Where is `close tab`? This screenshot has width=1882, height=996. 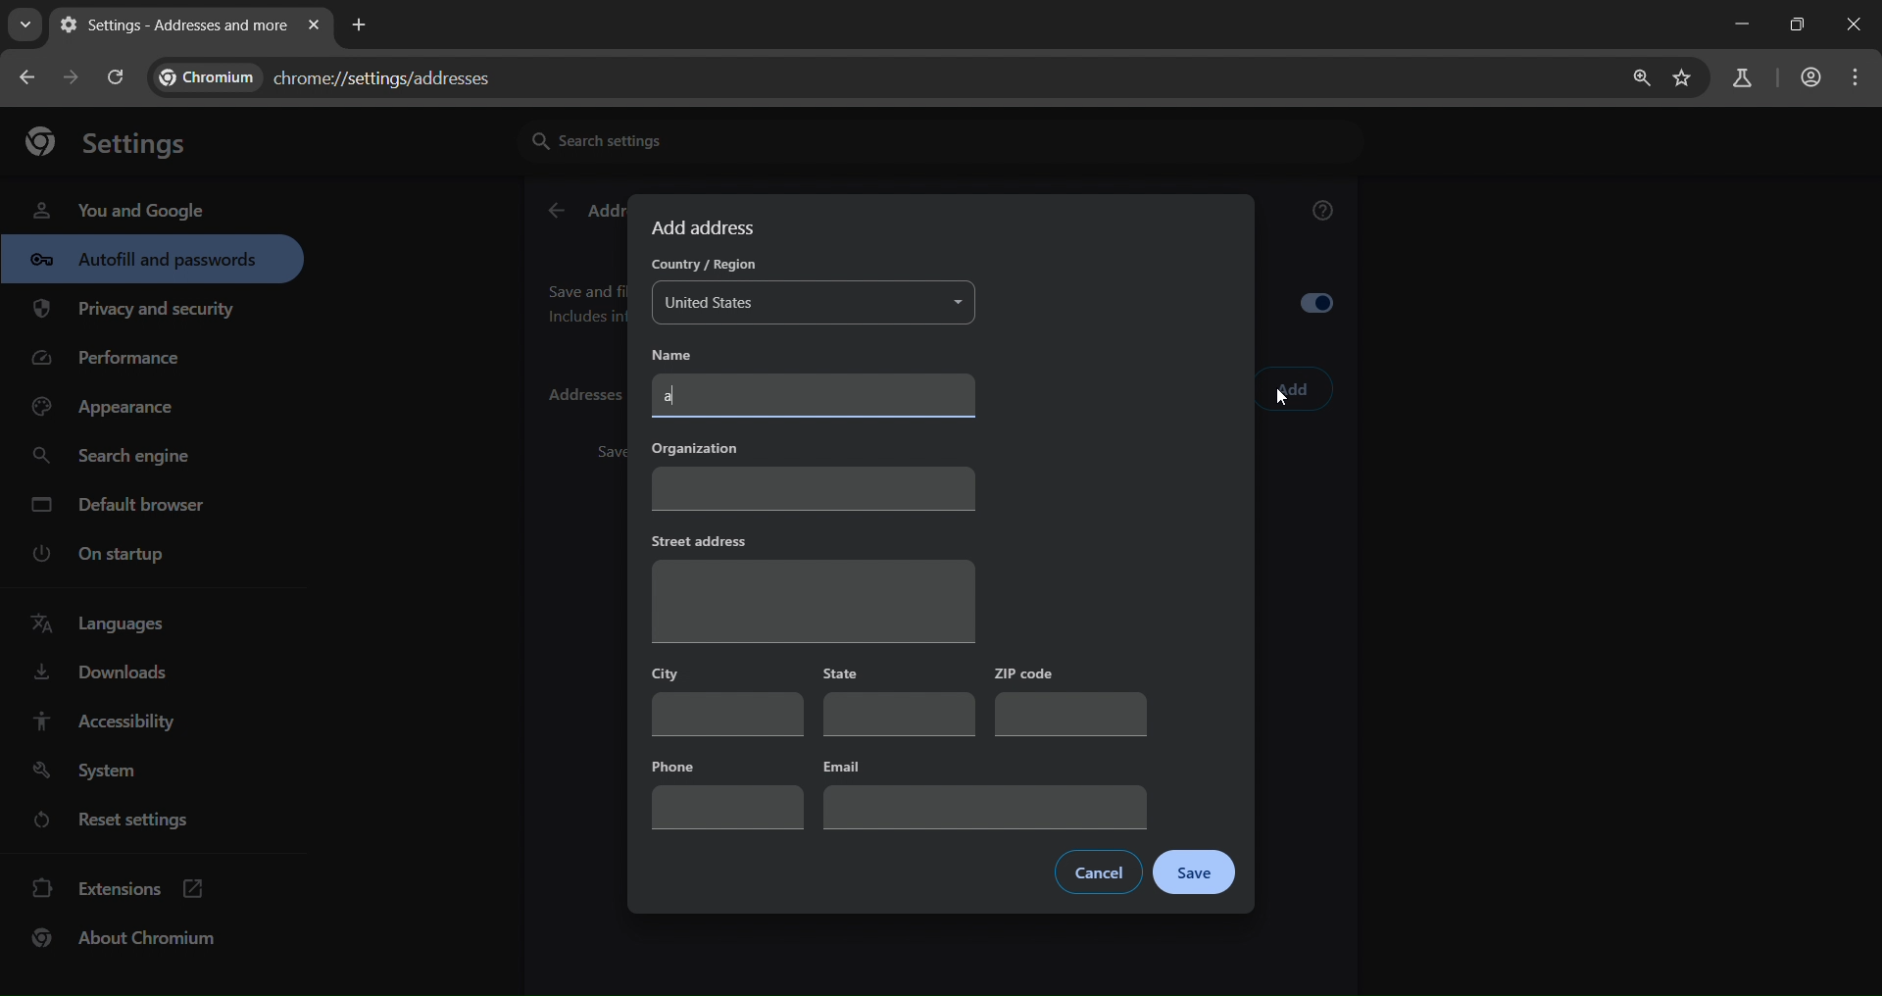
close tab is located at coordinates (314, 26).